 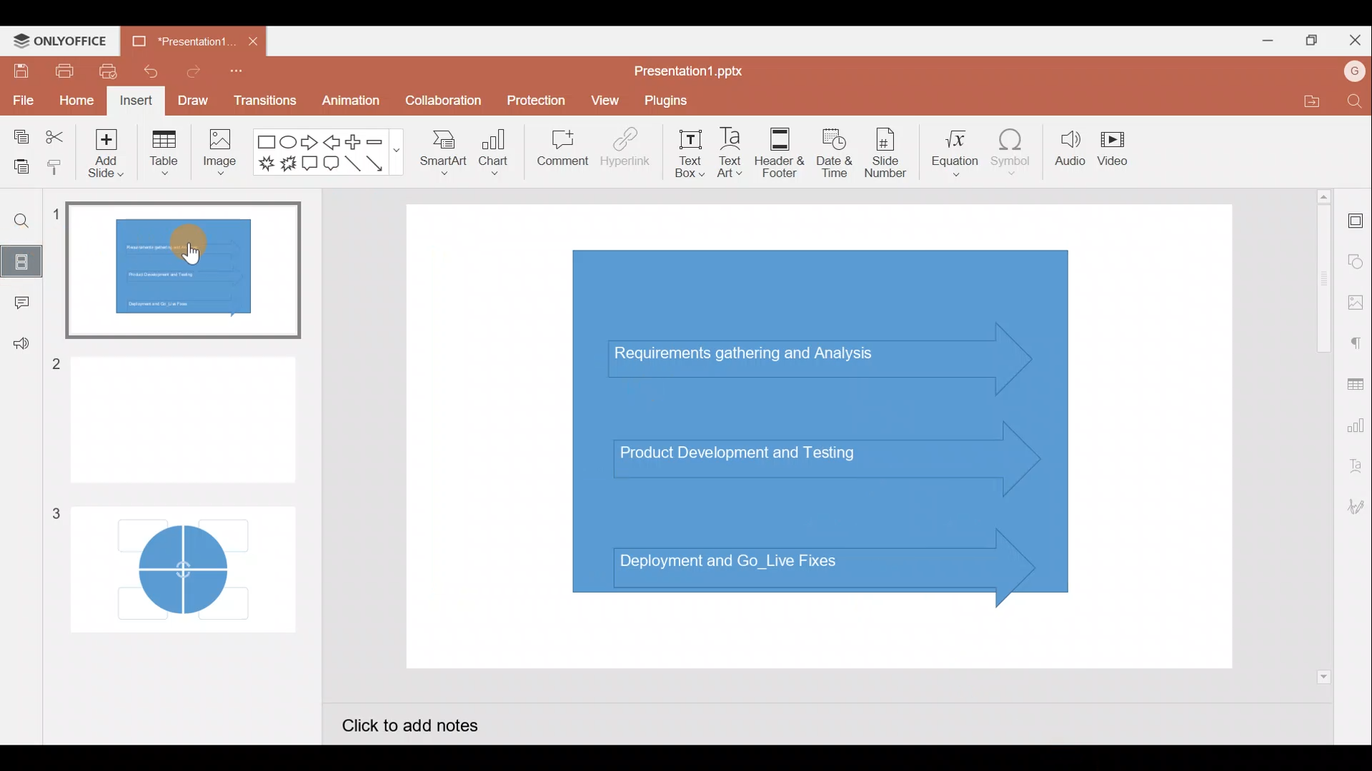 What do you see at coordinates (1358, 428) in the screenshot?
I see `Chart settings` at bounding box center [1358, 428].